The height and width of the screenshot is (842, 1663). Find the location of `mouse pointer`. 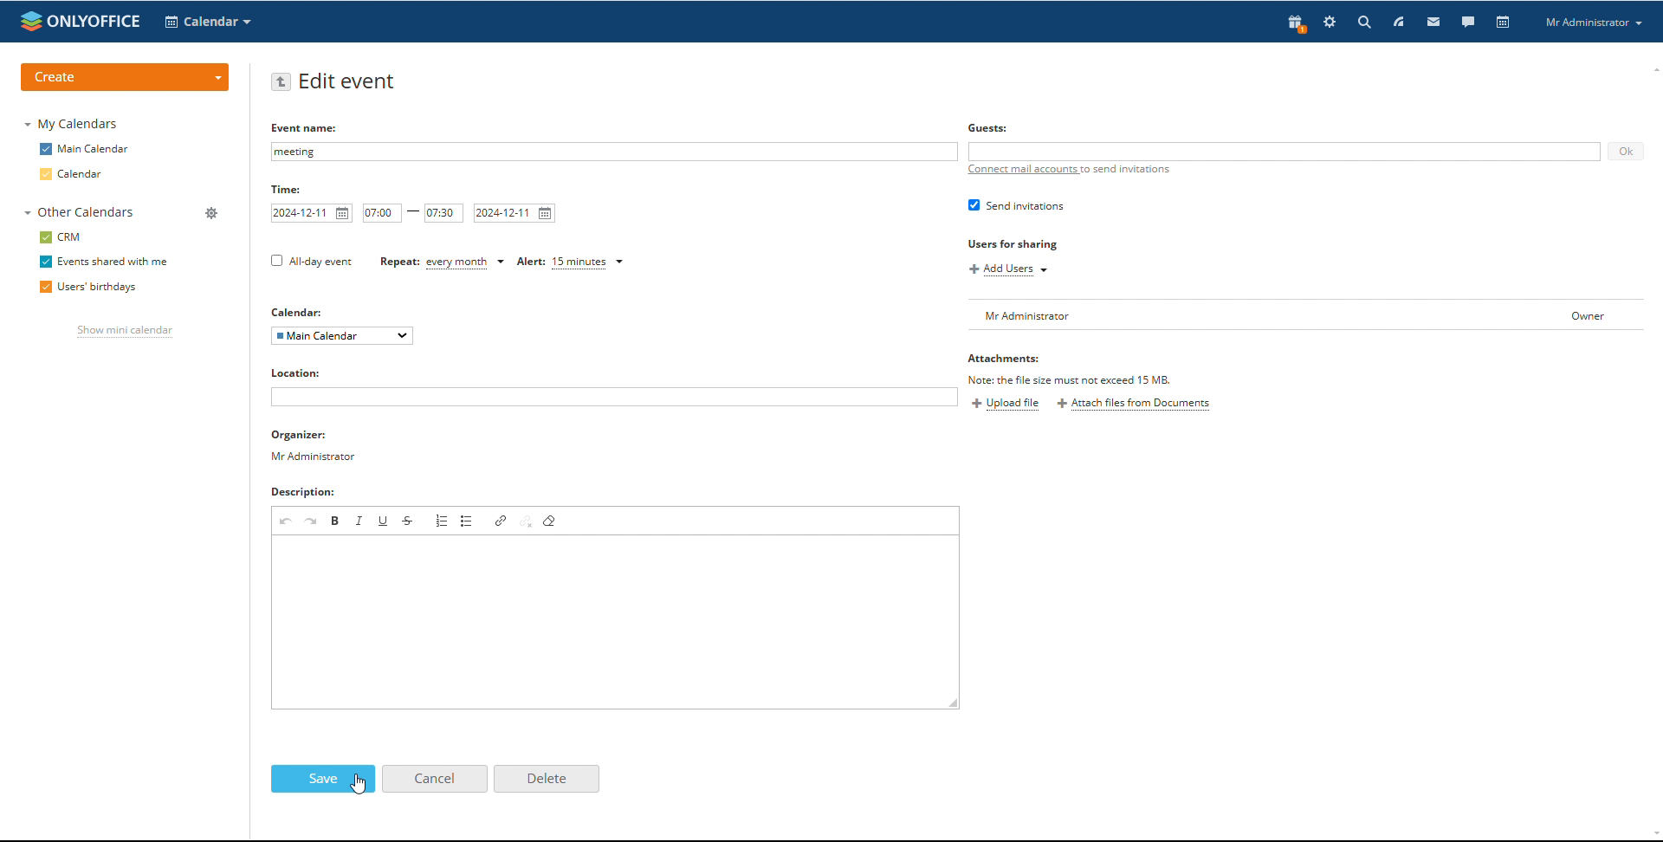

mouse pointer is located at coordinates (460, 298).